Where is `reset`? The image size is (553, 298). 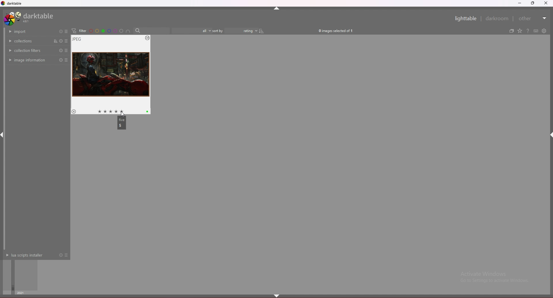
reset is located at coordinates (61, 41).